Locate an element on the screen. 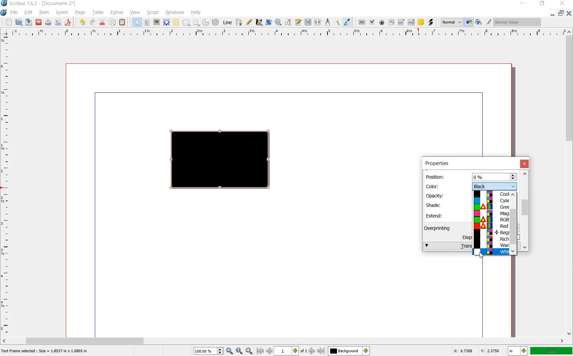 The image size is (573, 356). system logo is located at coordinates (3, 13).